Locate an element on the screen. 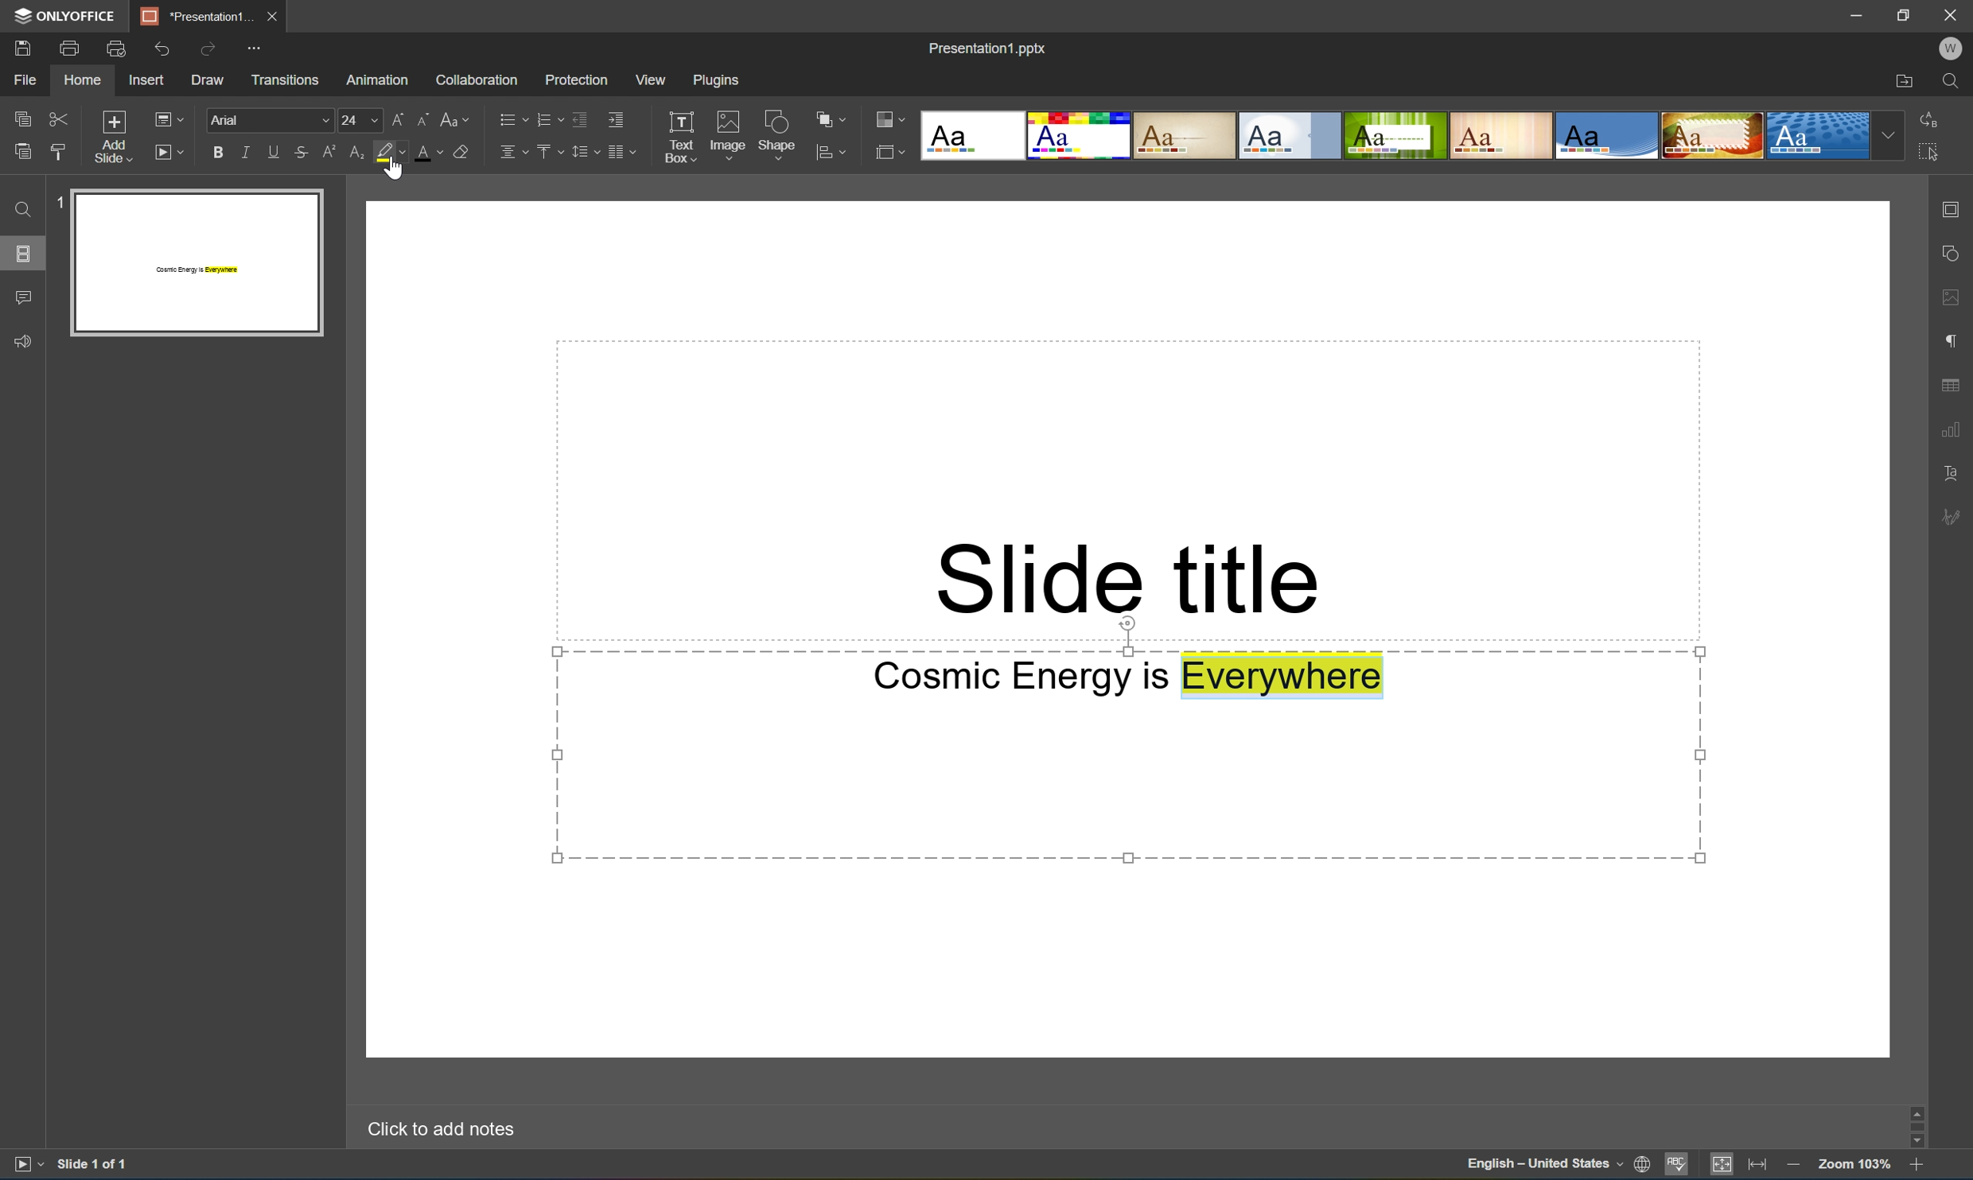 The height and width of the screenshot is (1180, 1973). Text art settings is located at coordinates (1952, 474).